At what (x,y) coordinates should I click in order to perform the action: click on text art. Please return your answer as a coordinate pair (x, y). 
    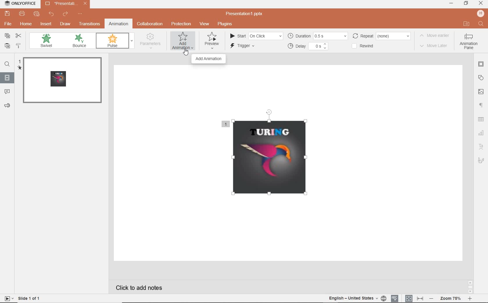
    Looking at the image, I should click on (482, 147).